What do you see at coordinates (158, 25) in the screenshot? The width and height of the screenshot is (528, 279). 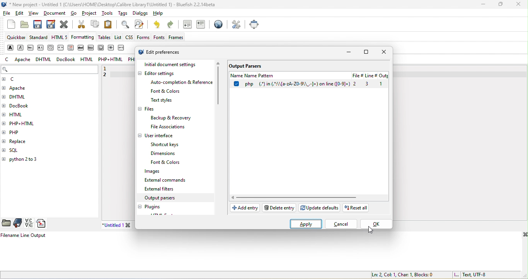 I see `undo` at bounding box center [158, 25].